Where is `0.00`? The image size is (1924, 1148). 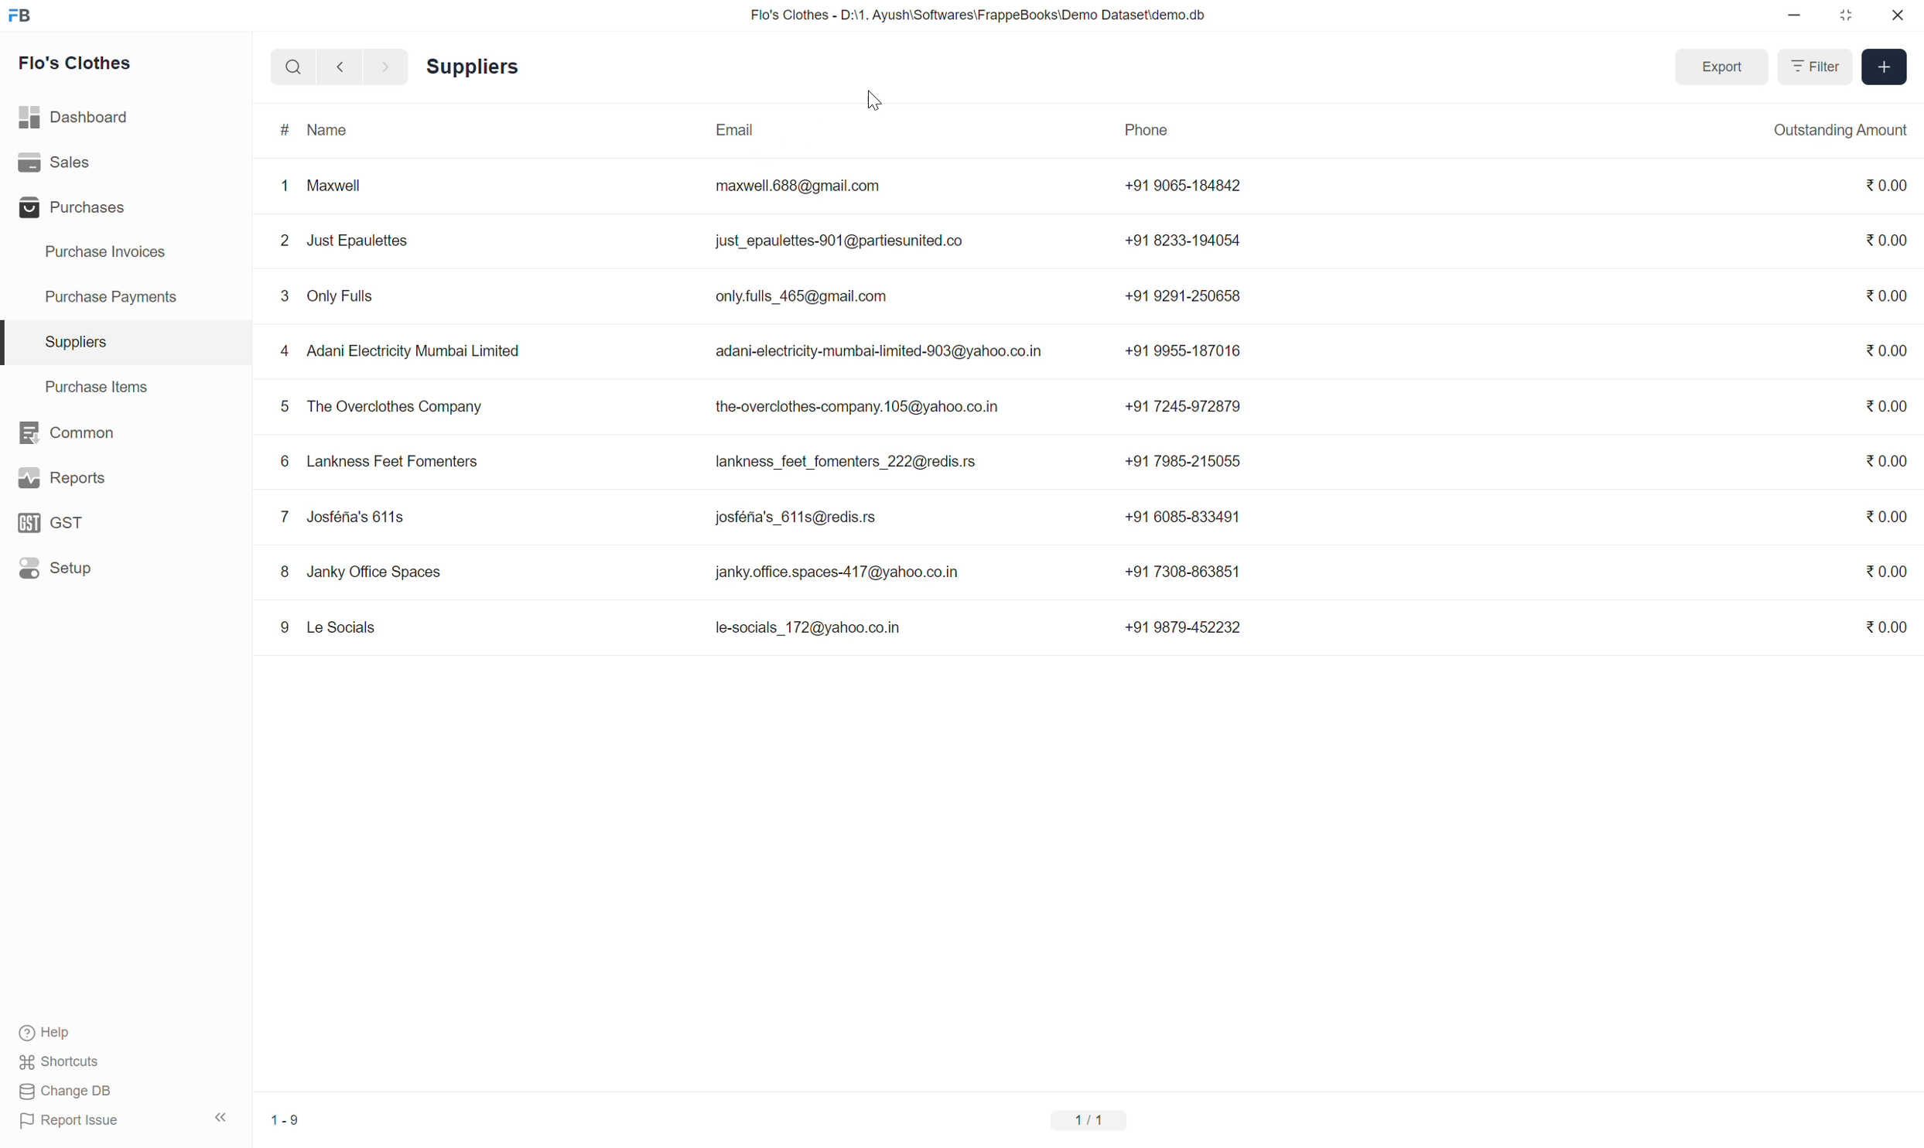
0.00 is located at coordinates (1885, 350).